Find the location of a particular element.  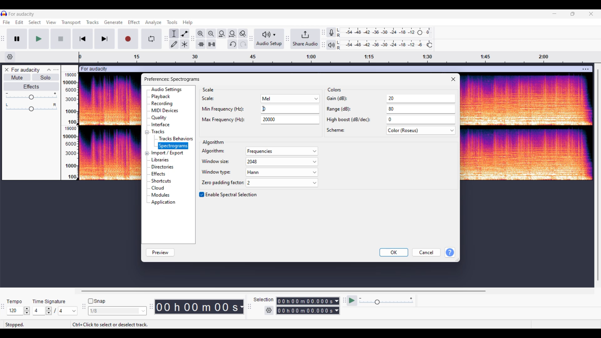

Volume slider is located at coordinates (31, 96).